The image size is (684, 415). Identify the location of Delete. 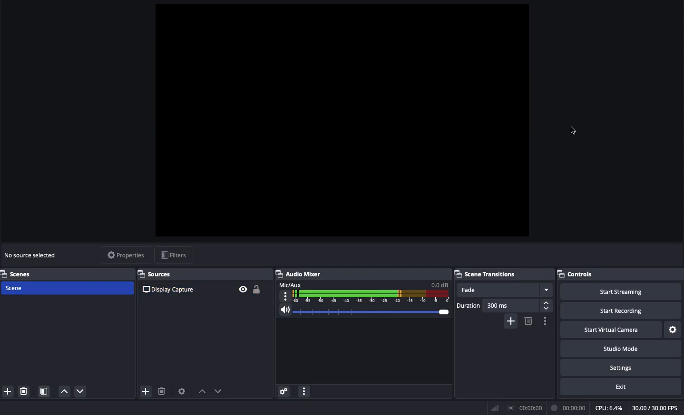
(528, 321).